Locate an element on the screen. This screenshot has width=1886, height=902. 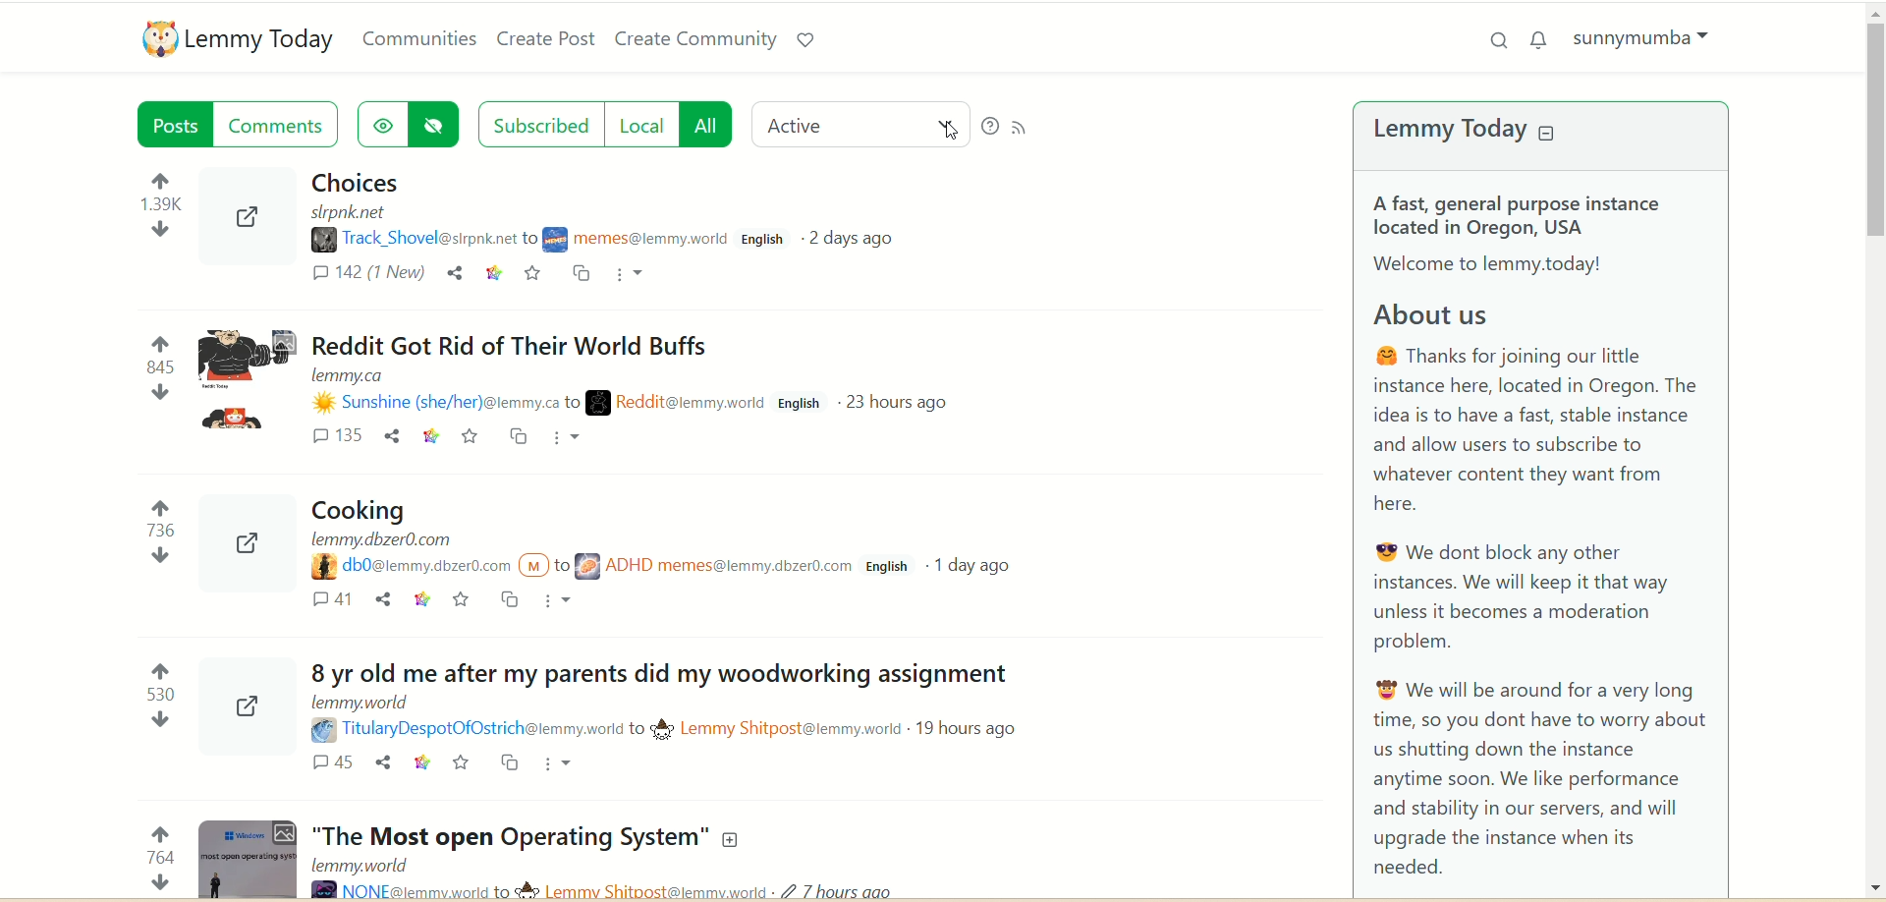
Comments is located at coordinates (333, 432).